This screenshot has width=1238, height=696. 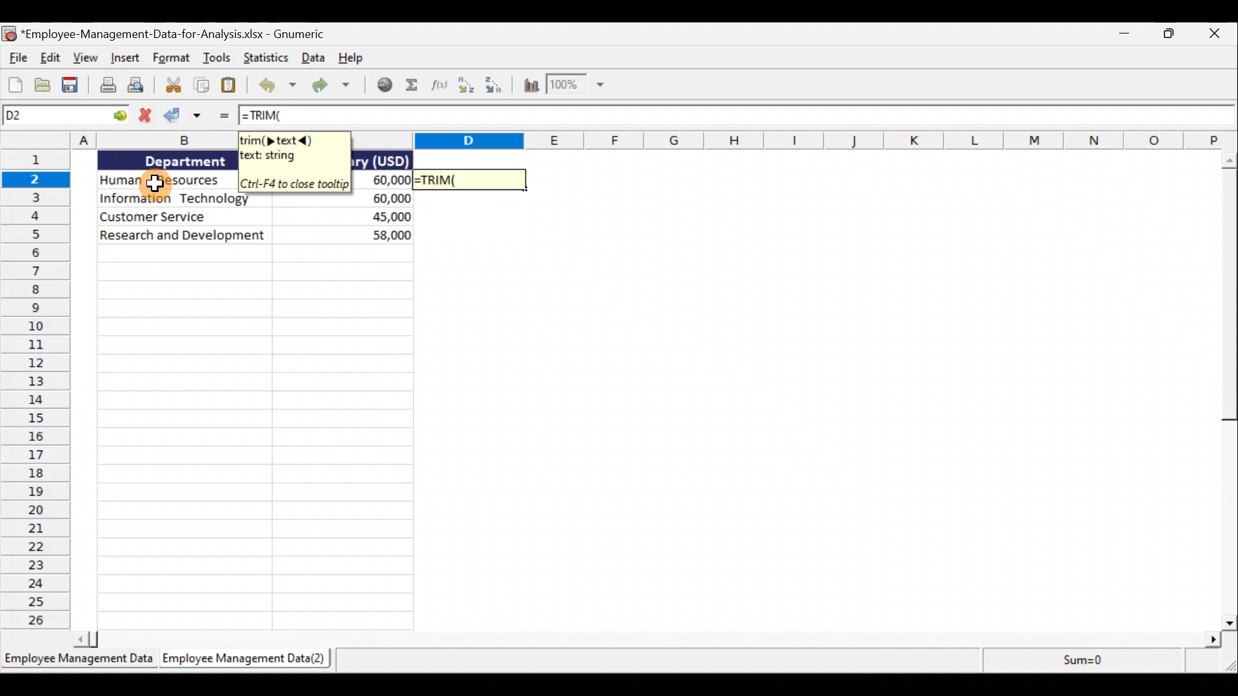 I want to click on Sort descending, so click(x=498, y=86).